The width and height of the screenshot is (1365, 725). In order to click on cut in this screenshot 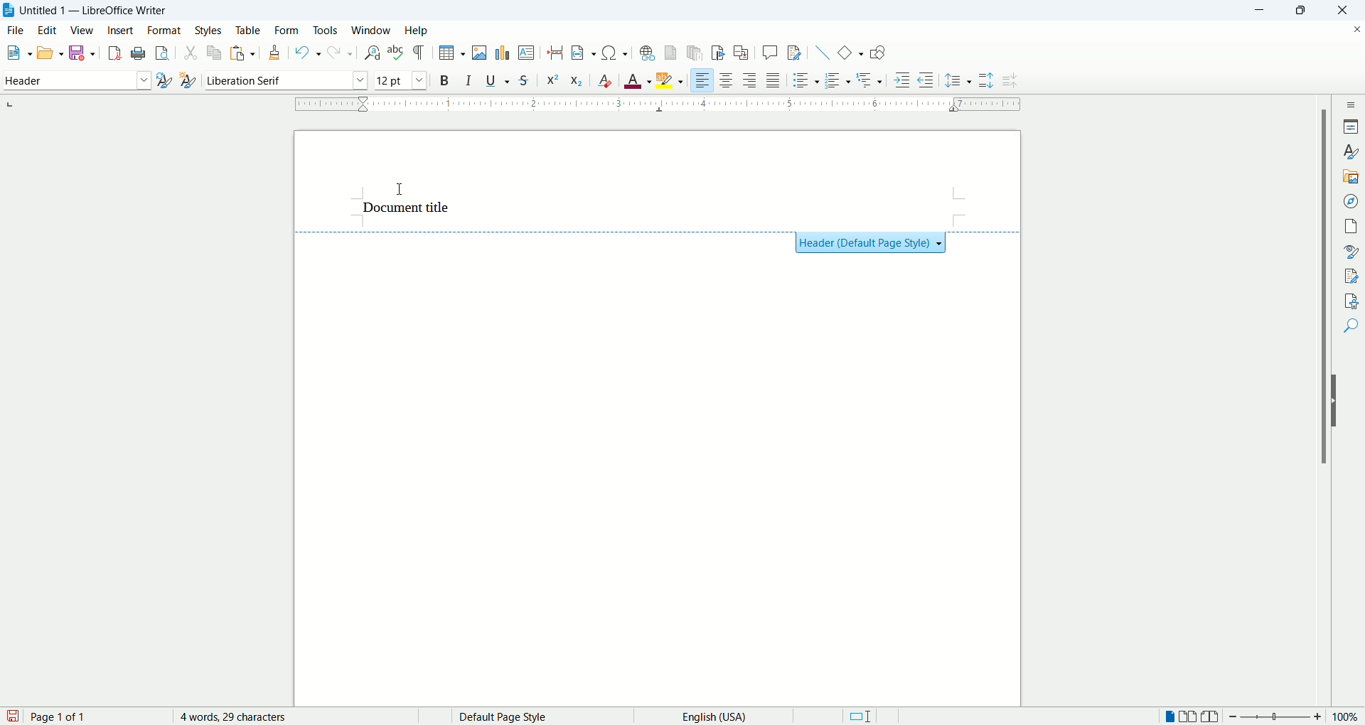, I will do `click(193, 53)`.